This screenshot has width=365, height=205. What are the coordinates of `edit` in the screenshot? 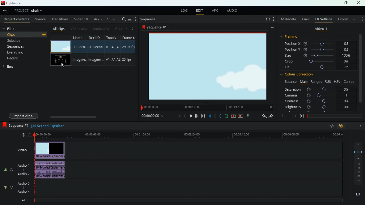 It's located at (199, 11).